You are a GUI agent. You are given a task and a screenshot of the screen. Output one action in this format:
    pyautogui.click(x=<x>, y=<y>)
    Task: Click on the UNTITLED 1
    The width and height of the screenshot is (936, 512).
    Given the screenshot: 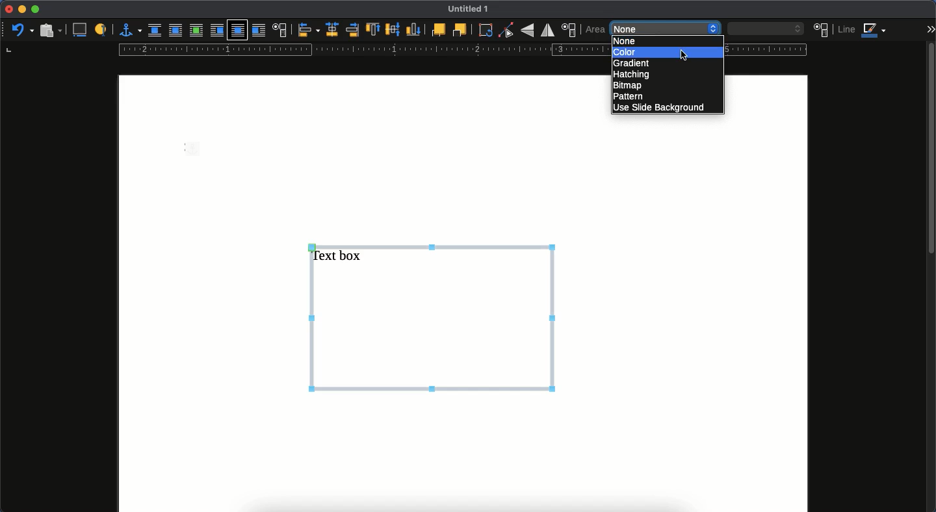 What is the action you would take?
    pyautogui.click(x=473, y=10)
    